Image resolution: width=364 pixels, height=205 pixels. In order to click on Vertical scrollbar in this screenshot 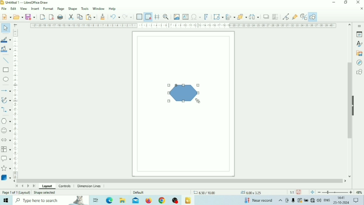, I will do `click(350, 100)`.